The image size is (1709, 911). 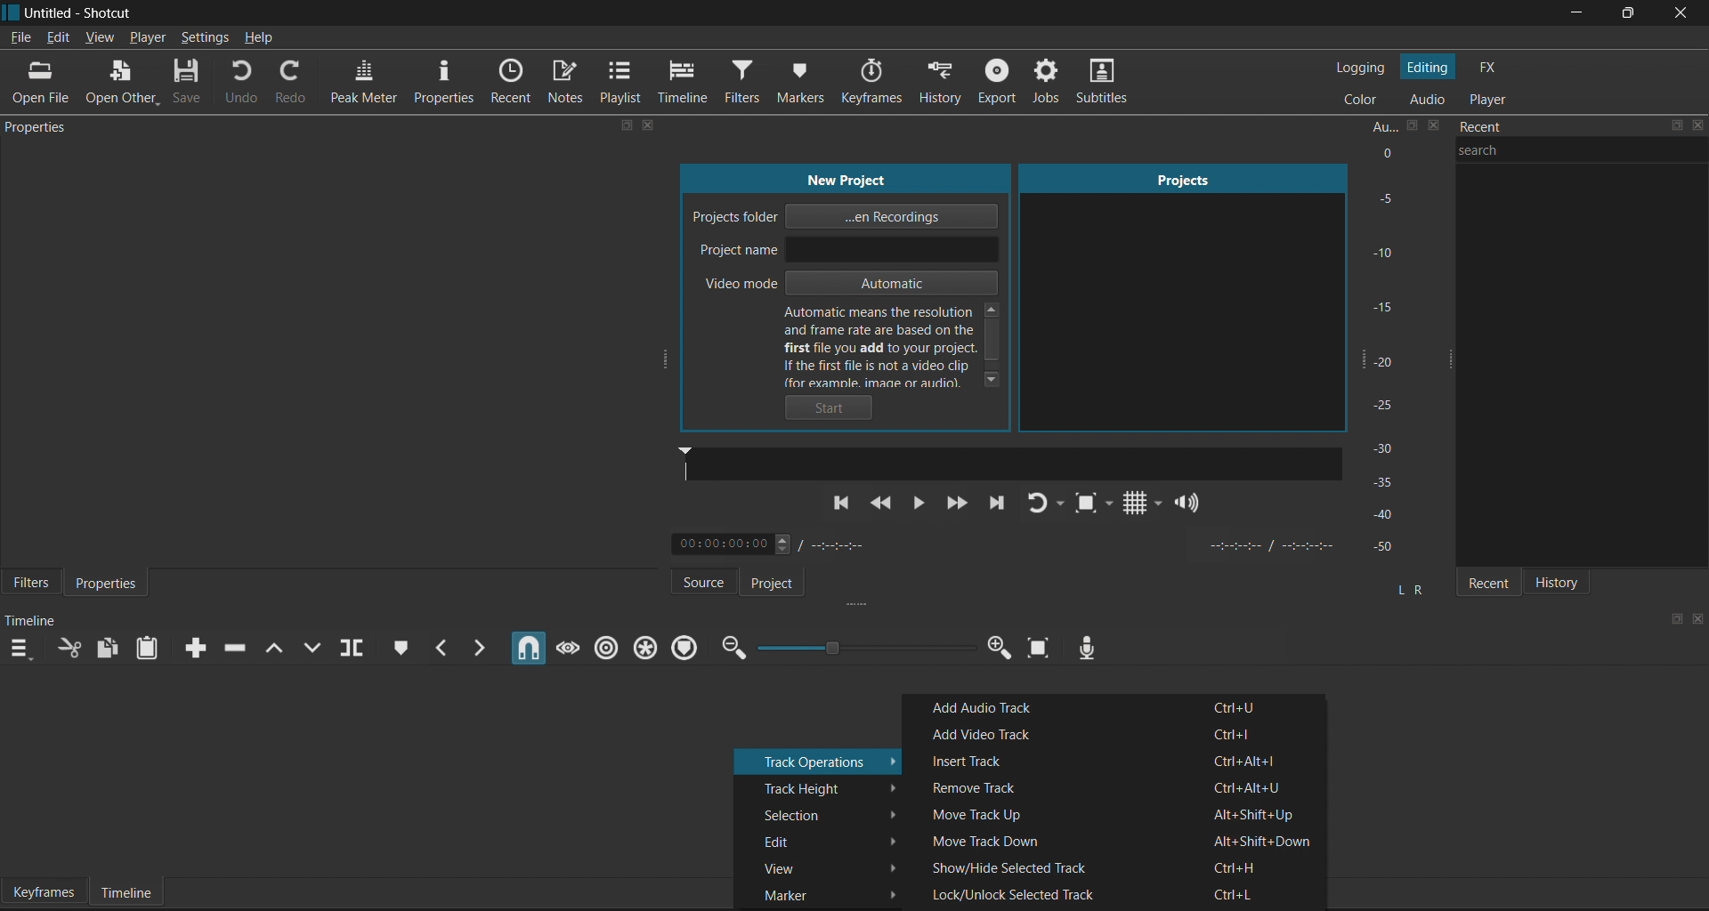 What do you see at coordinates (1190, 504) in the screenshot?
I see `Volume Control` at bounding box center [1190, 504].